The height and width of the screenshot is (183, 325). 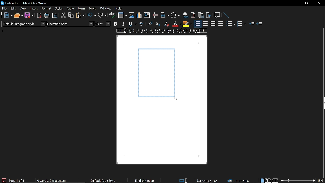 I want to click on open, so click(x=18, y=16).